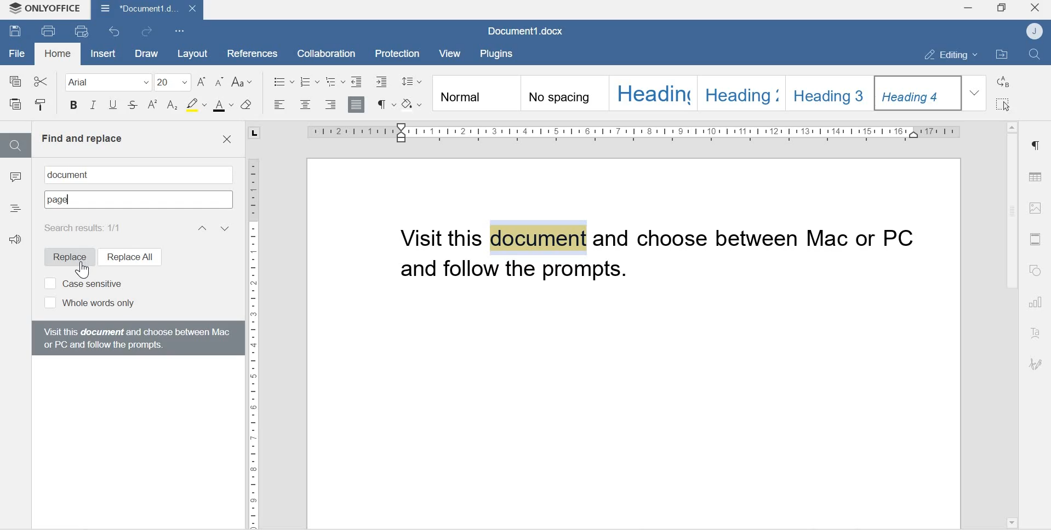 The height and width of the screenshot is (530, 1051). Describe the element at coordinates (1036, 208) in the screenshot. I see `Image` at that location.